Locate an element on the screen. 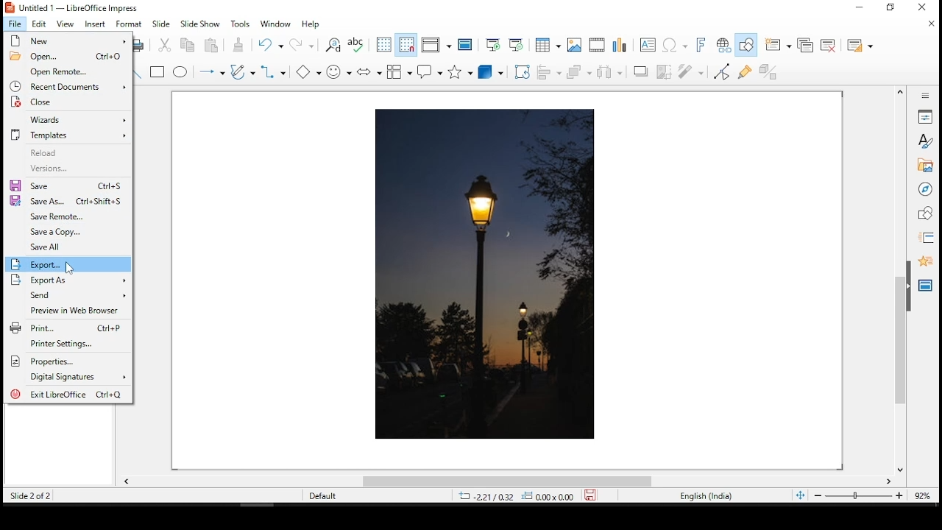 Image resolution: width=942 pixels, height=530 pixels. snap to grids is located at coordinates (406, 45).